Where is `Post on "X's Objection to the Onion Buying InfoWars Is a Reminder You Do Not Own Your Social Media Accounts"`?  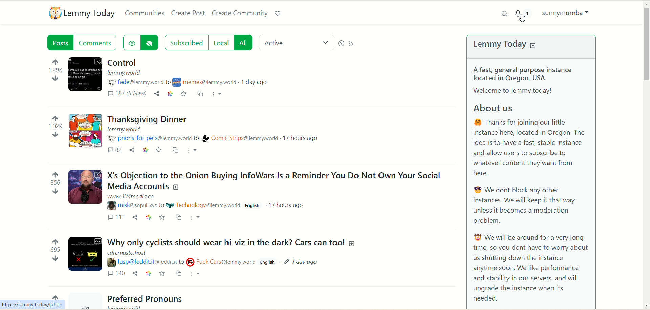
Post on "X's Objection to the Onion Buying InfoWars Is a Reminder You Do Not Own Your Social Media Accounts" is located at coordinates (257, 188).